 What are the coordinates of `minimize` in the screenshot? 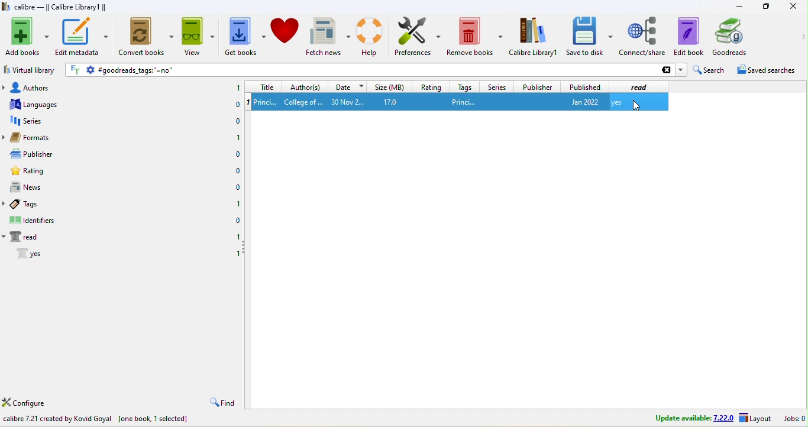 It's located at (738, 7).